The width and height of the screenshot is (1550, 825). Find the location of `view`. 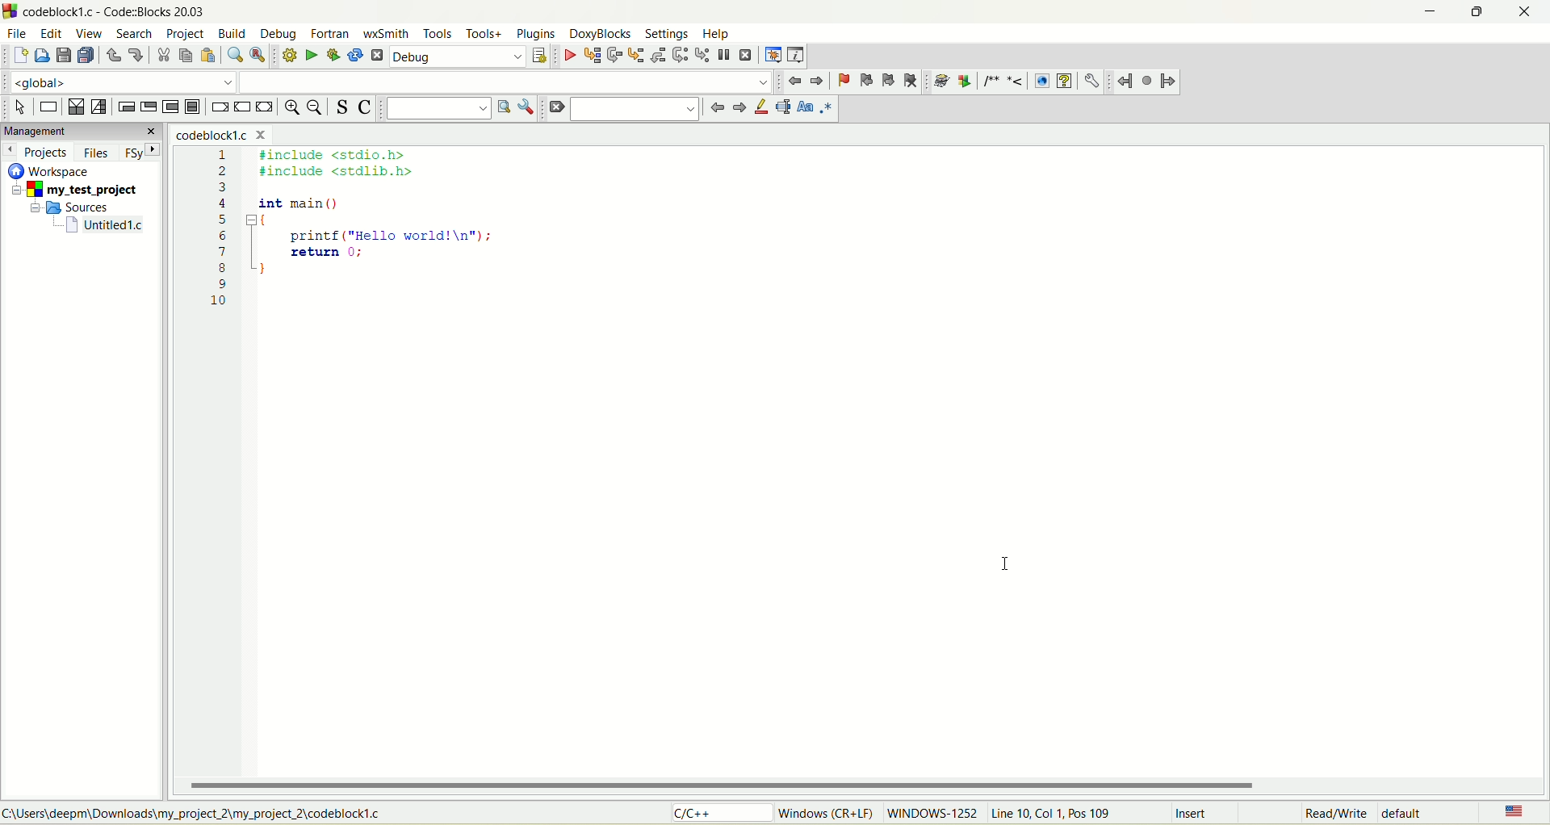

view is located at coordinates (90, 34).